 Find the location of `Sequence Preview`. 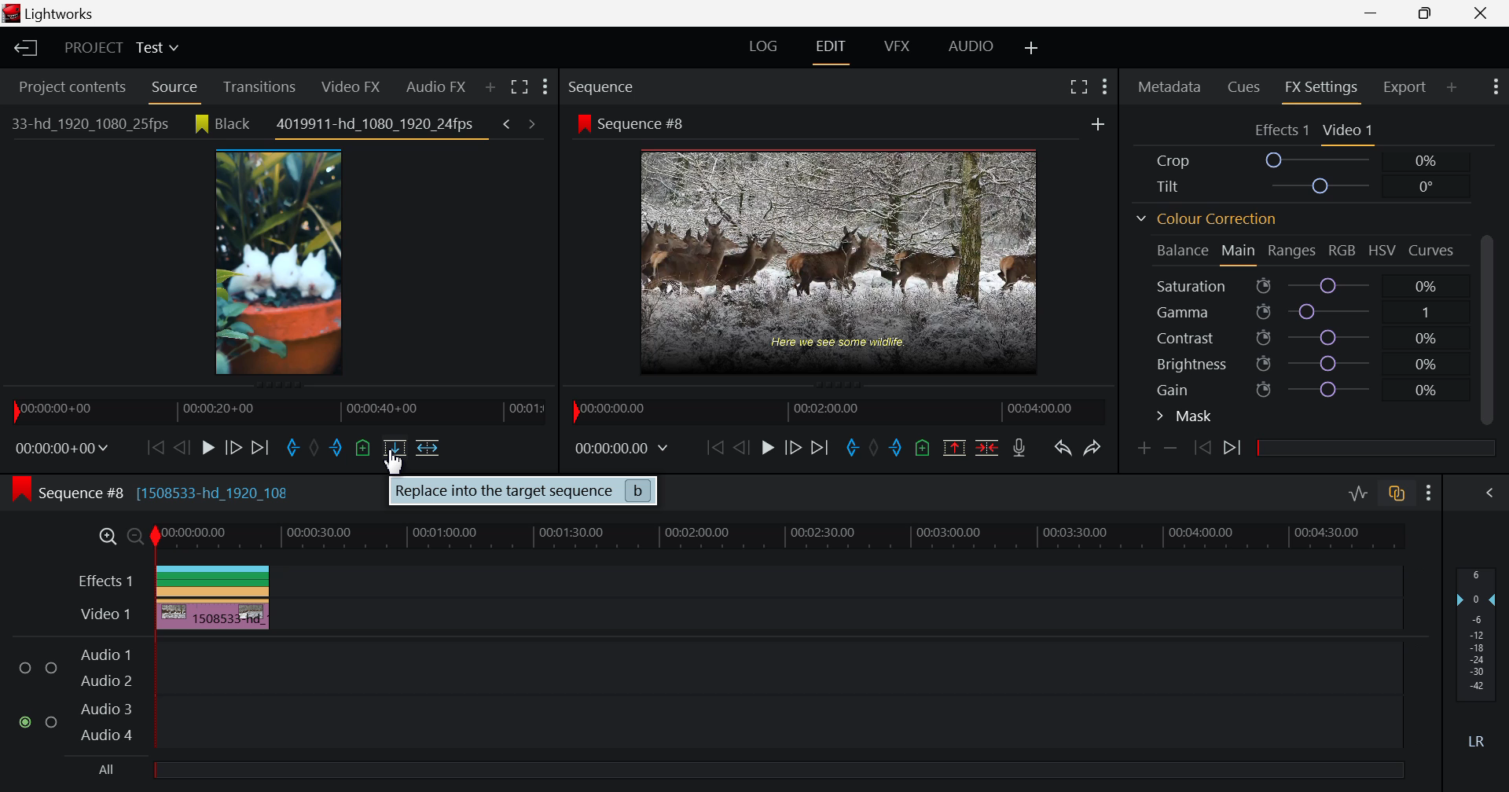

Sequence Preview is located at coordinates (815, 250).